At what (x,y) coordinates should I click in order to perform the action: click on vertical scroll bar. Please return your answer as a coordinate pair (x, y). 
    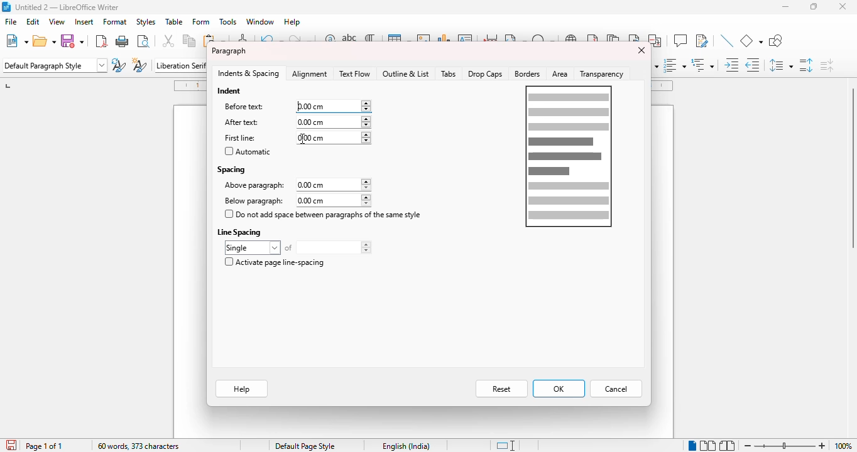
    Looking at the image, I should click on (851, 168).